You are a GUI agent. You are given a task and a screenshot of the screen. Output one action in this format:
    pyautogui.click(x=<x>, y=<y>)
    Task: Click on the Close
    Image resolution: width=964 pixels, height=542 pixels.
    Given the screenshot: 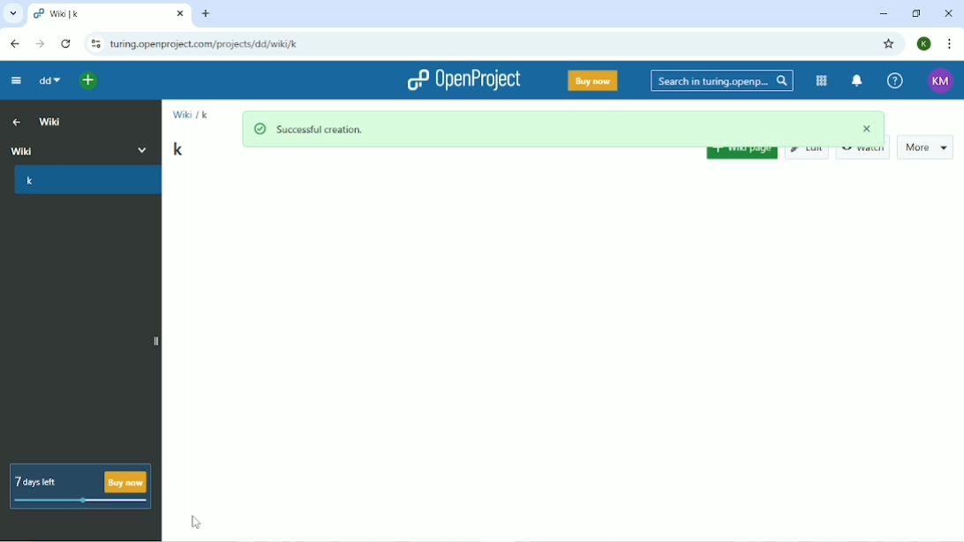 What is the action you would take?
    pyautogui.click(x=948, y=15)
    